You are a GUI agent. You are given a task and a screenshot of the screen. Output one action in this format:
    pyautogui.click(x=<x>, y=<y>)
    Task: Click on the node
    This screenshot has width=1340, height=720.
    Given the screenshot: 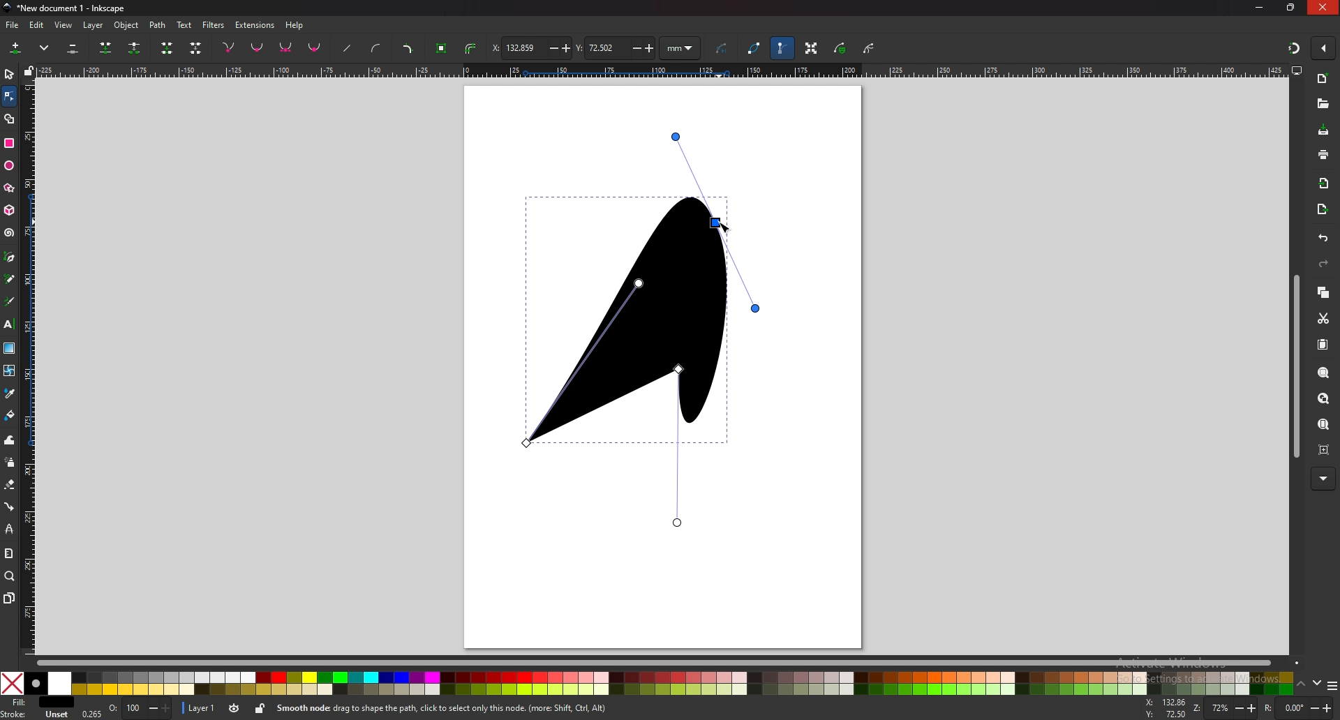 What is the action you would take?
    pyautogui.click(x=8, y=96)
    